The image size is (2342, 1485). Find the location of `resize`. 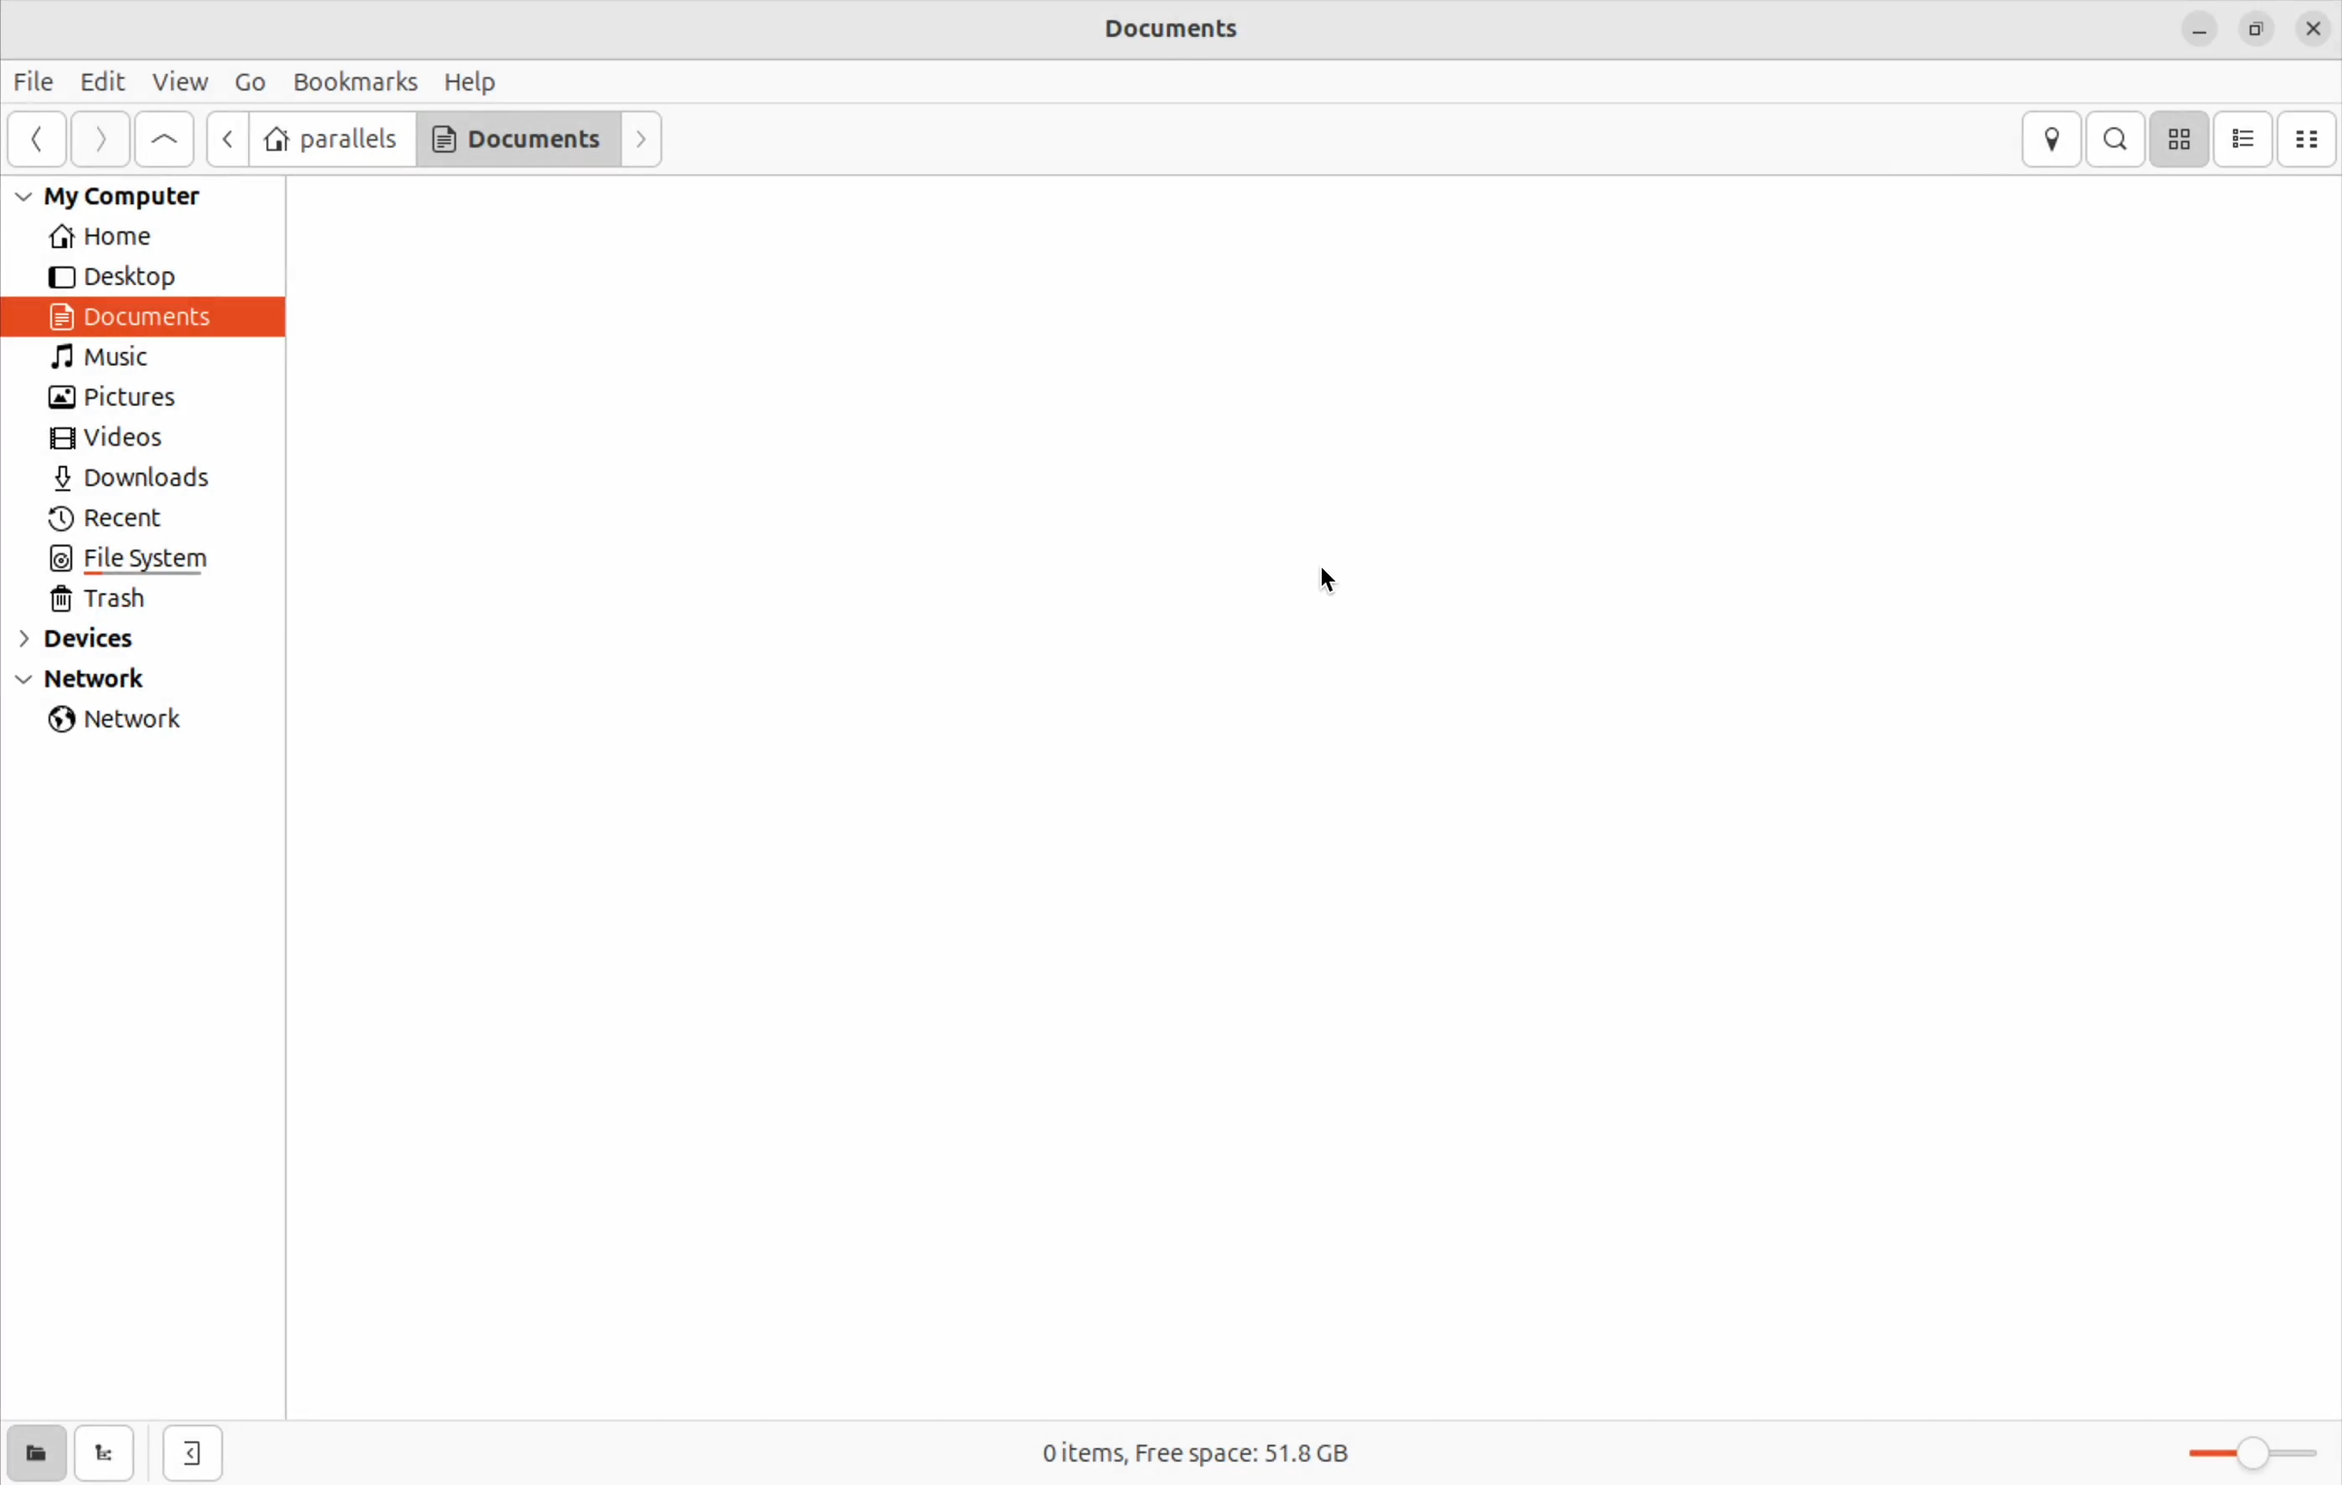

resize is located at coordinates (2256, 28).